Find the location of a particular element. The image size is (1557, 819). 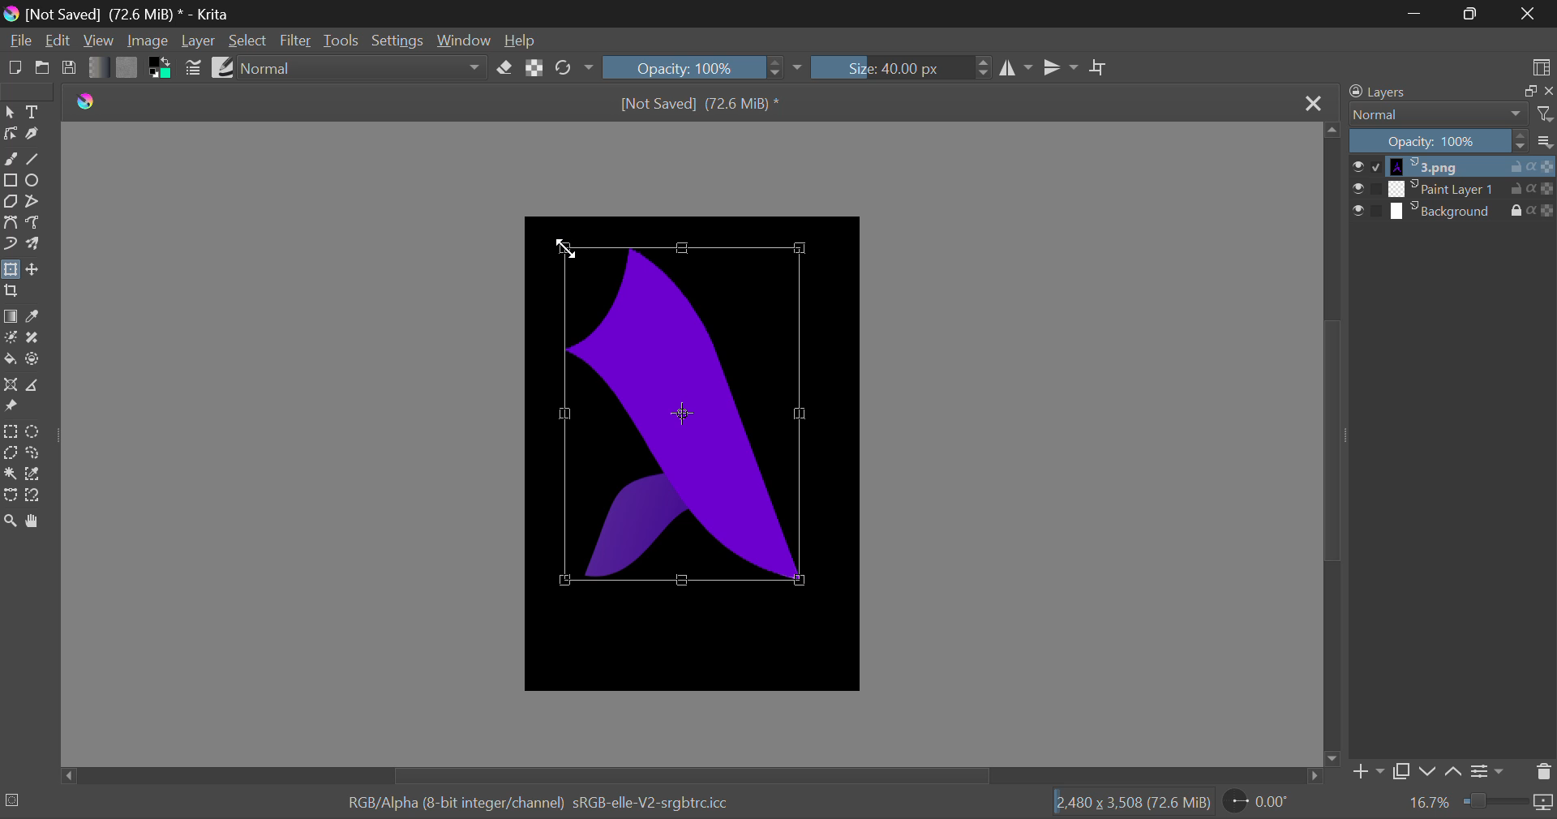

Line is located at coordinates (35, 160).